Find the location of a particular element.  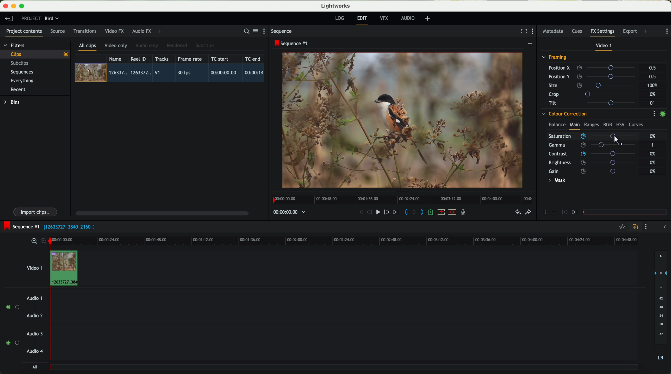

icon is located at coordinates (545, 213).